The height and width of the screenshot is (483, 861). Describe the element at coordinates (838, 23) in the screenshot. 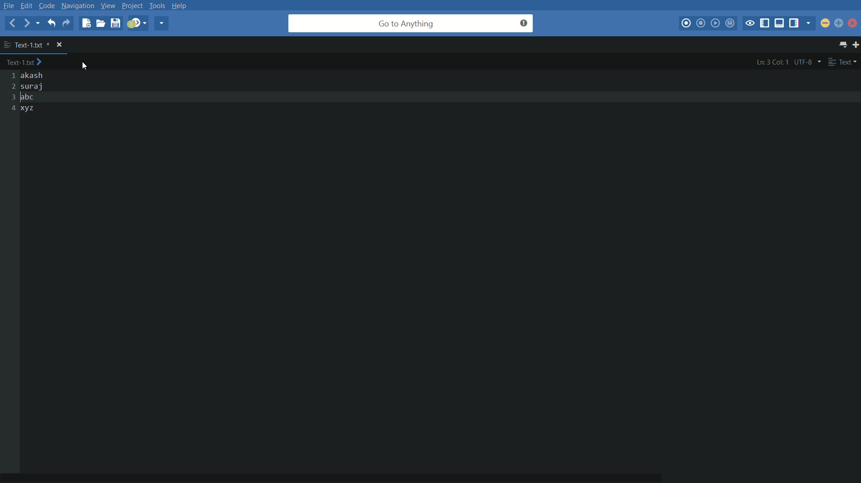

I see `maximize` at that location.